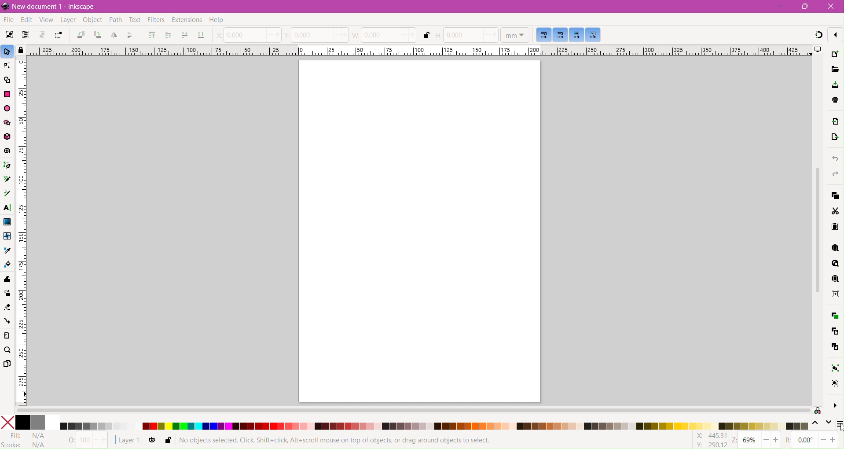 This screenshot has height=449, width=844. Describe the element at coordinates (836, 263) in the screenshot. I see `Zoom Drawing` at that location.